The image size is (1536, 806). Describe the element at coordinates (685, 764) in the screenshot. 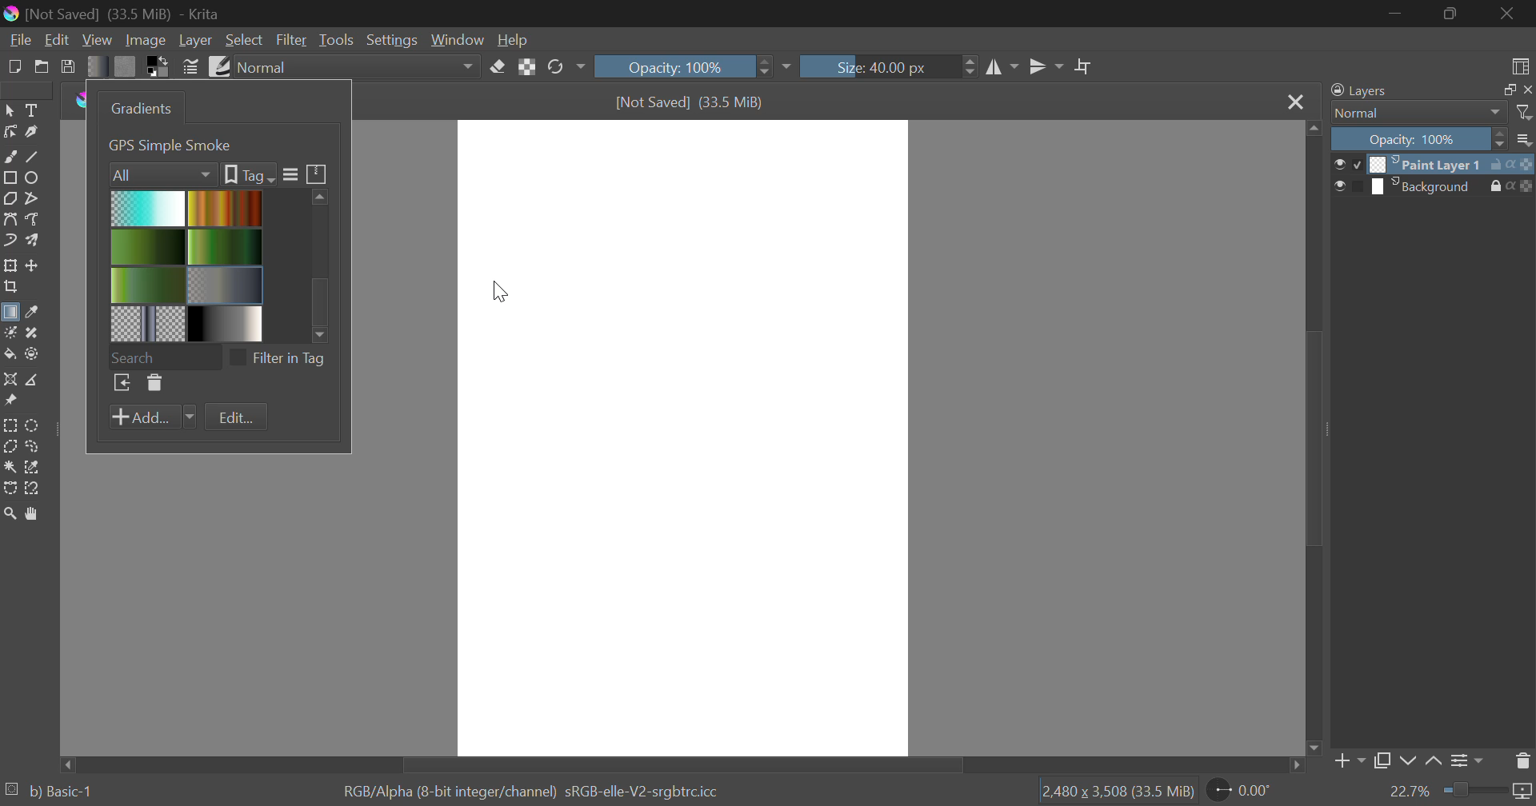

I see `Scroll Bar` at that location.